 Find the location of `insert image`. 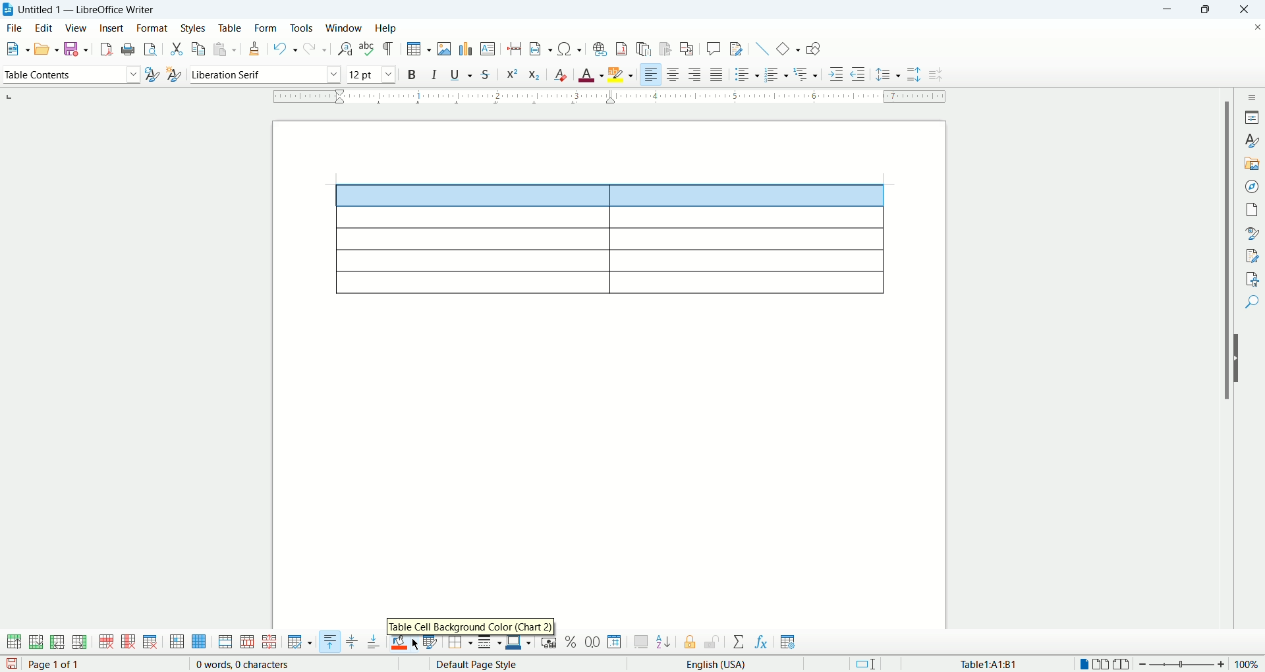

insert image is located at coordinates (445, 49).